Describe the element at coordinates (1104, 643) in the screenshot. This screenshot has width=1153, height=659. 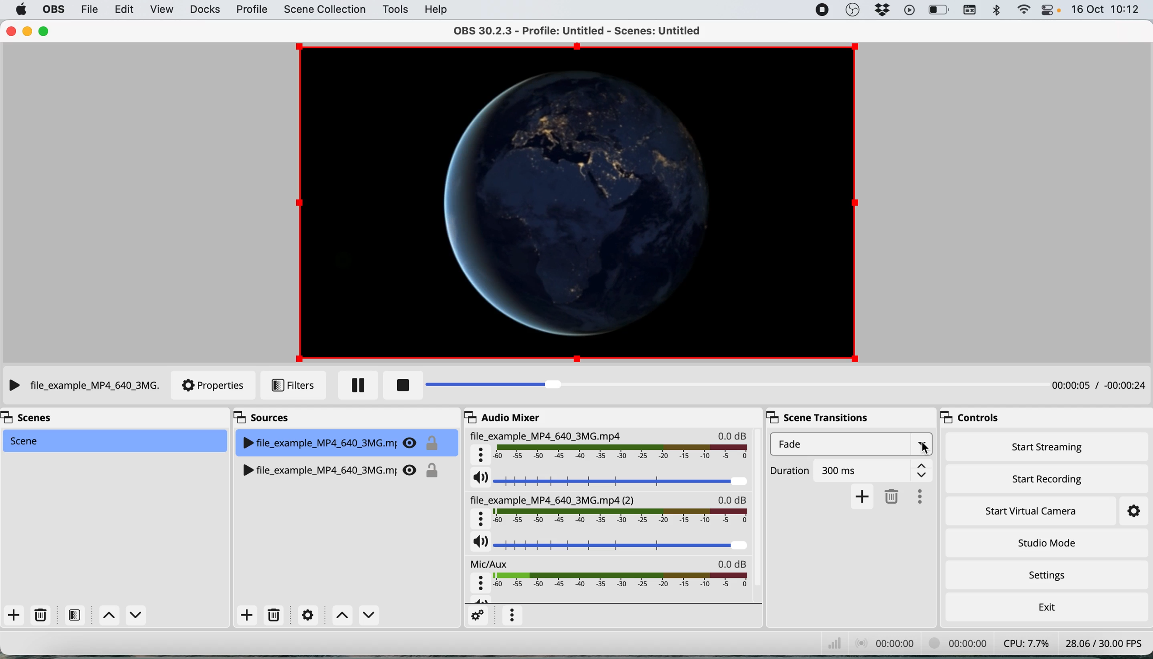
I see `28.06 /30.00 FPS` at that location.